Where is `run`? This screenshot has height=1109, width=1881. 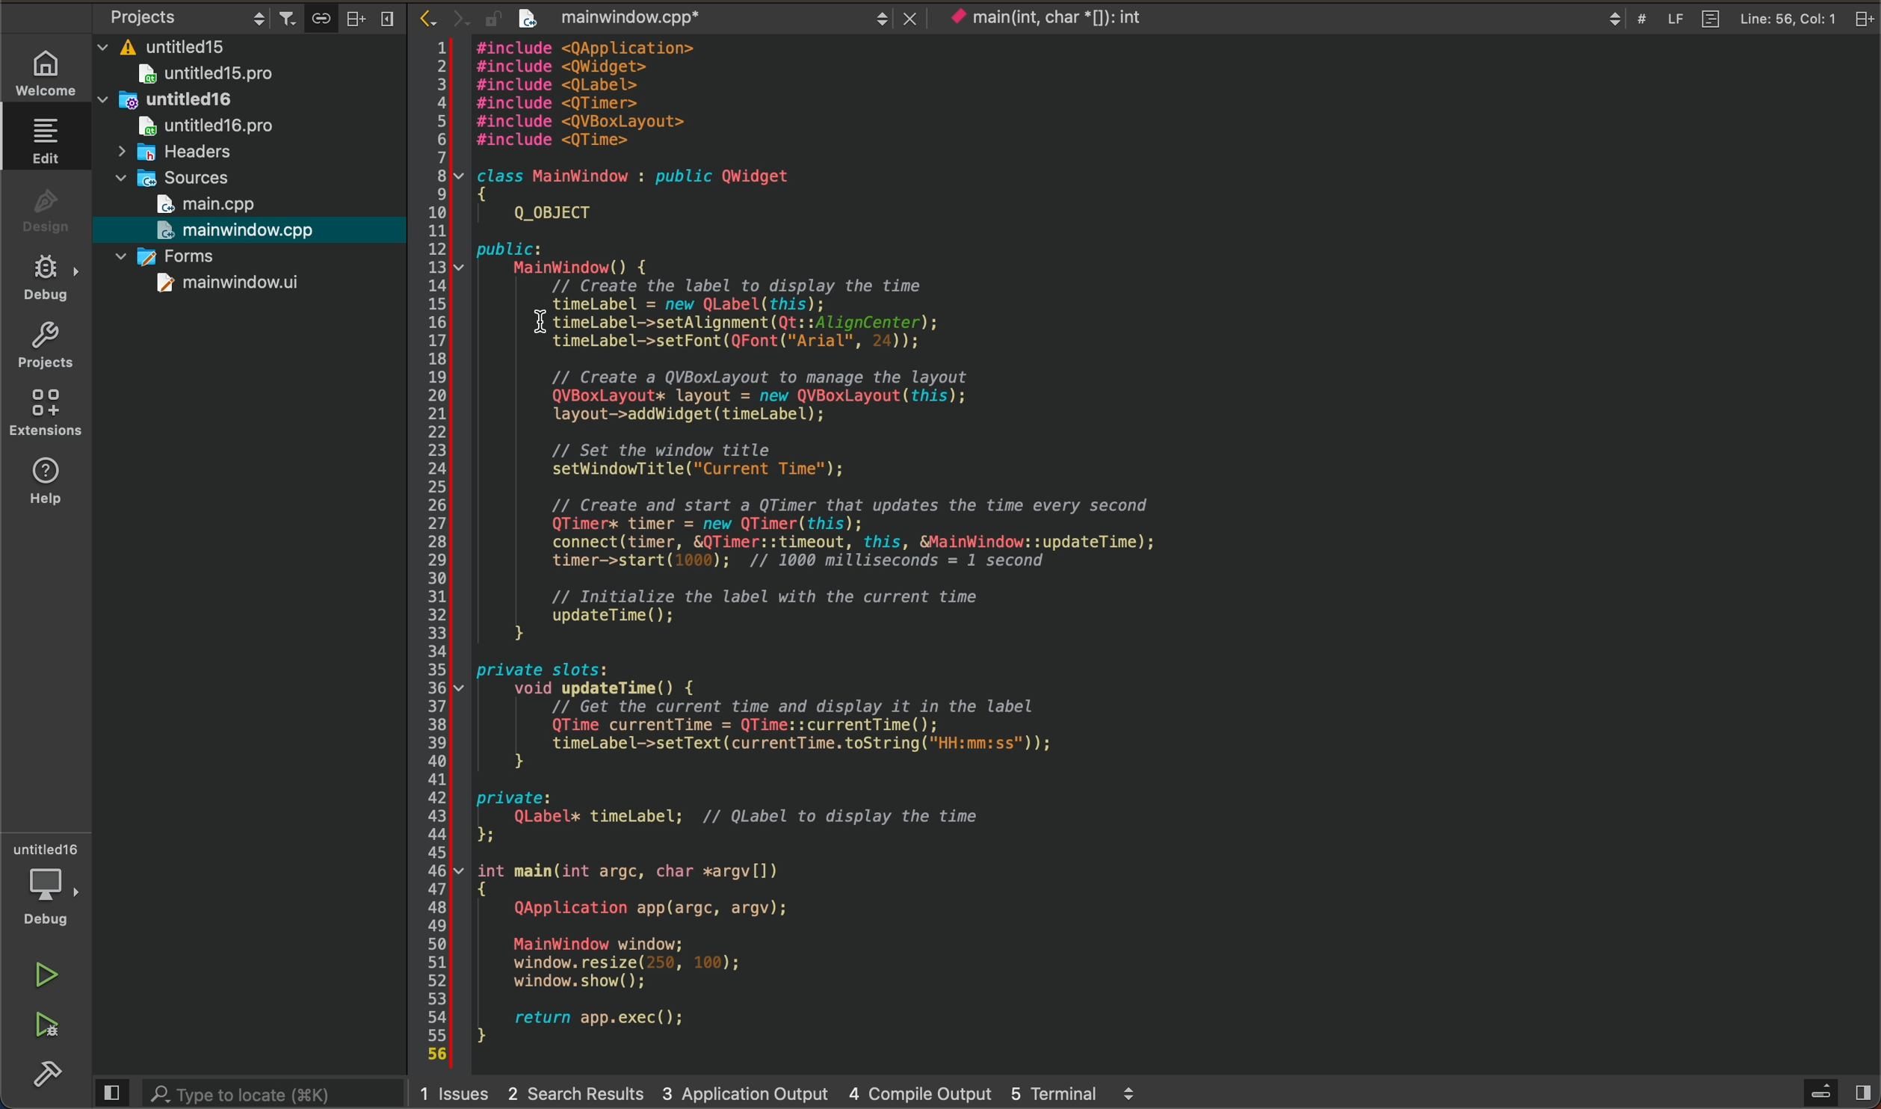
run is located at coordinates (51, 974).